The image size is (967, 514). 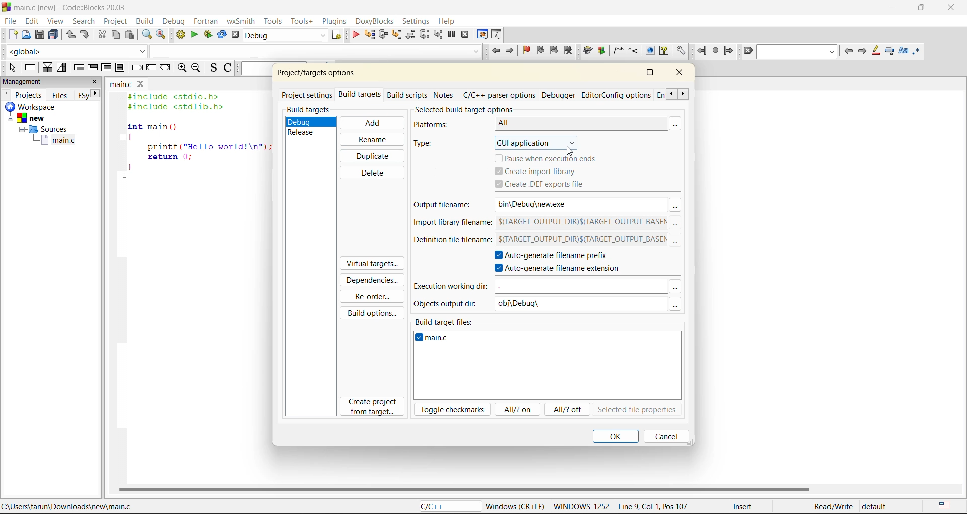 What do you see at coordinates (580, 241) in the screenshot?
I see `$(TARGET_OUTPUT_DIR)$(TARGET_OUTPUT_BASEN . |` at bounding box center [580, 241].